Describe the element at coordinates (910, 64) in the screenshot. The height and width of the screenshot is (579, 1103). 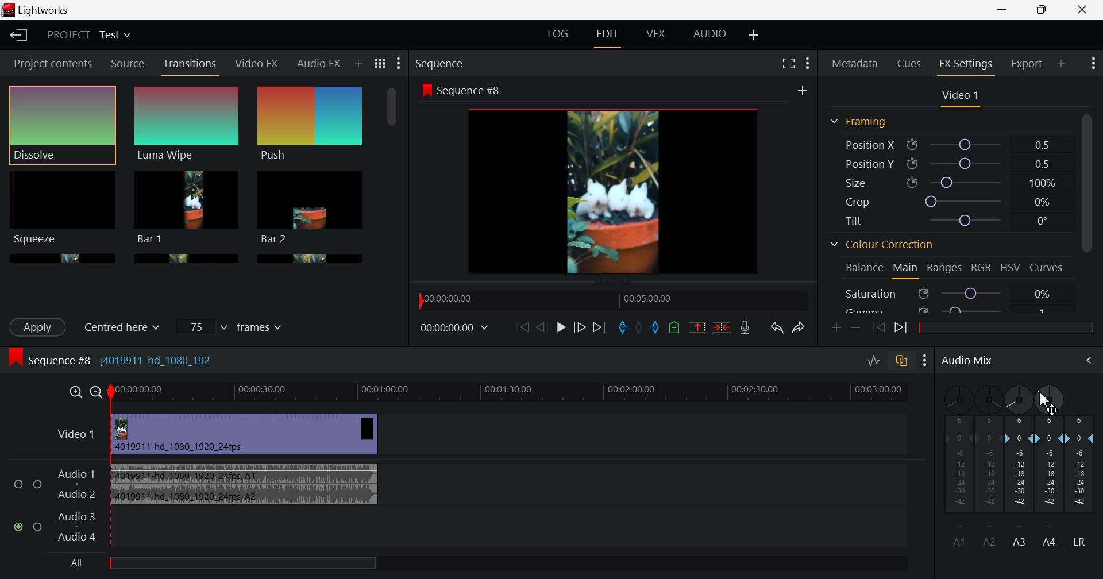
I see `Cues` at that location.